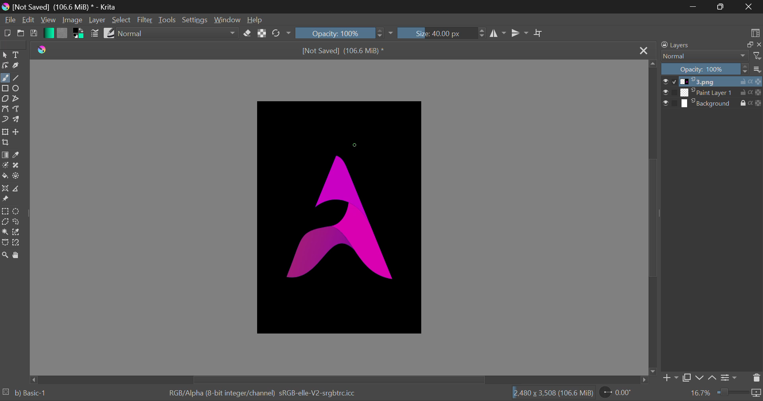 The width and height of the screenshot is (763, 401). Describe the element at coordinates (18, 110) in the screenshot. I see `Freehand Path Tool` at that location.